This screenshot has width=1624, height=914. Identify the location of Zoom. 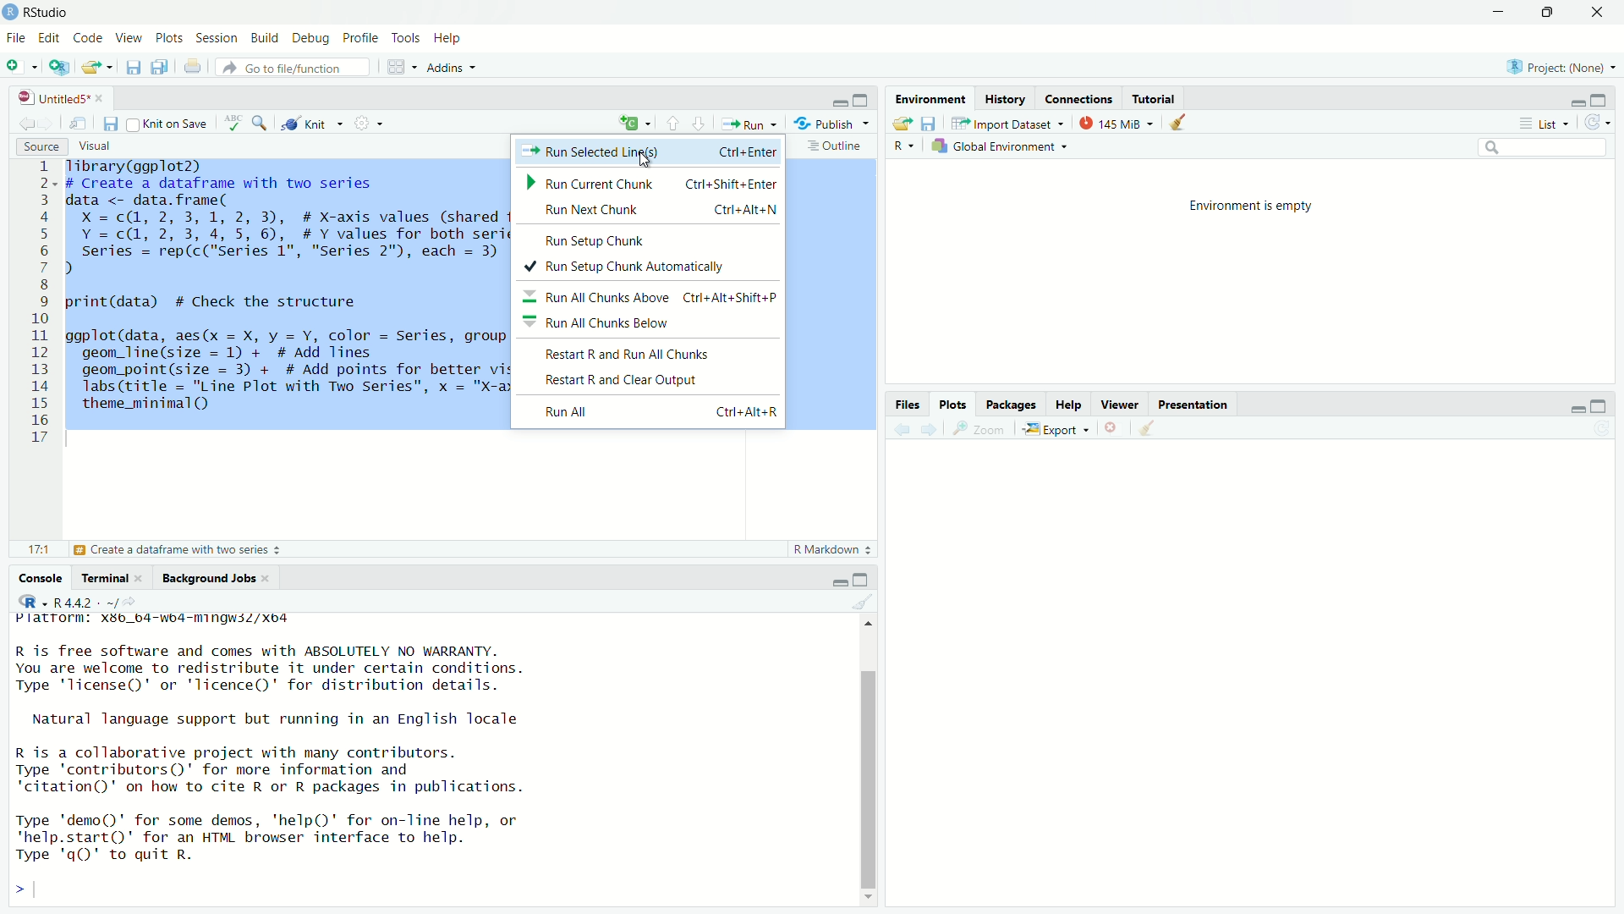
(978, 429).